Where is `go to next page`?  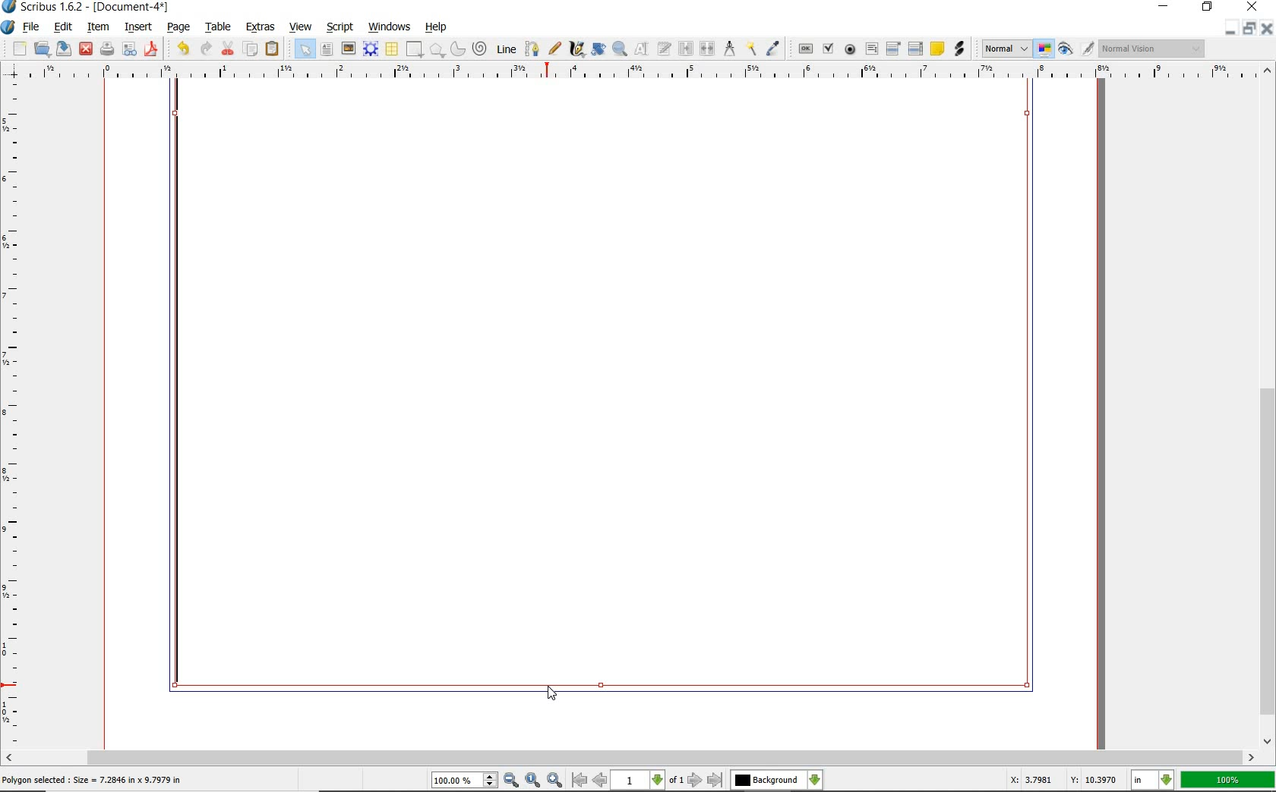 go to next page is located at coordinates (696, 780).